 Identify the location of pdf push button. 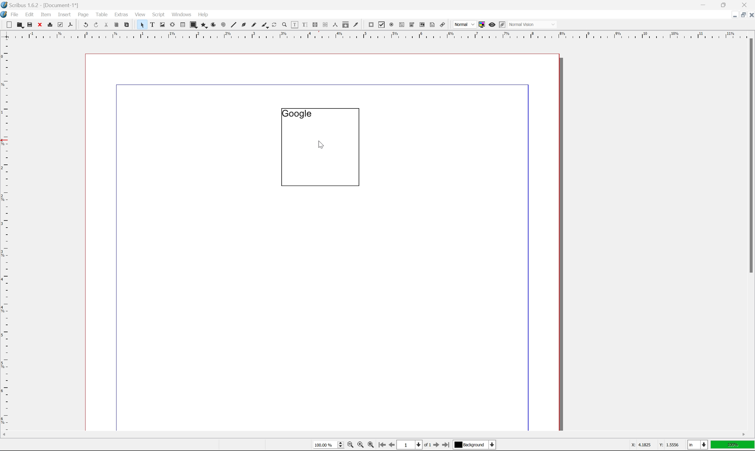
(369, 24).